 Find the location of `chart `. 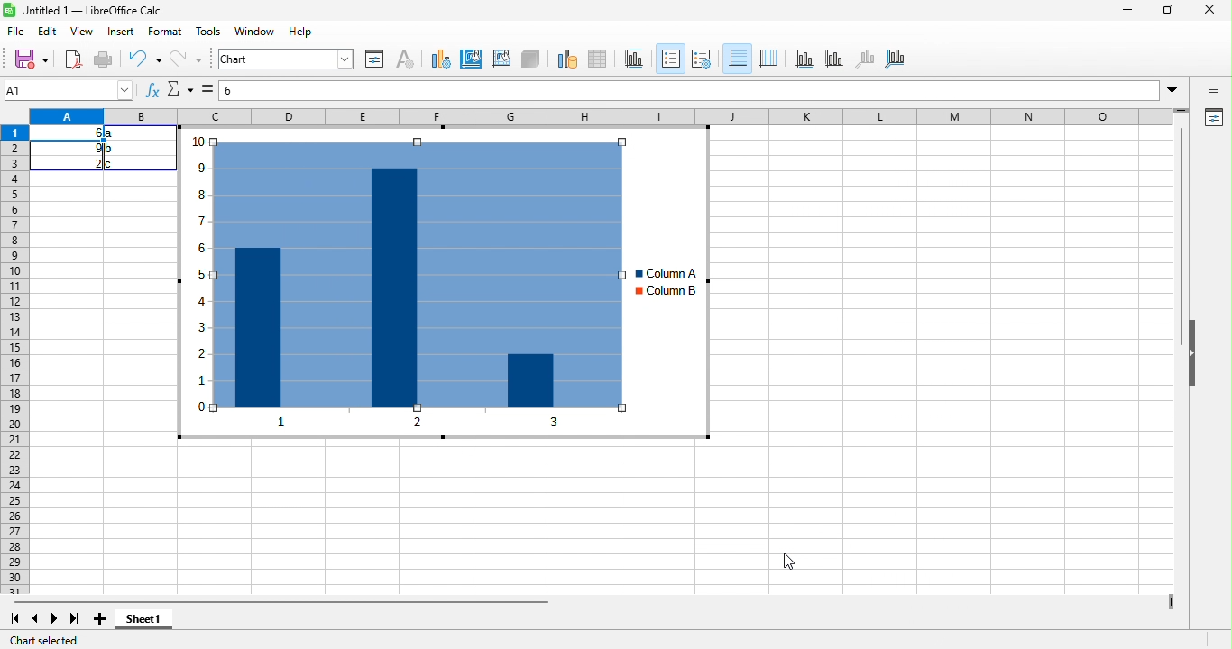

chart  is located at coordinates (285, 59).